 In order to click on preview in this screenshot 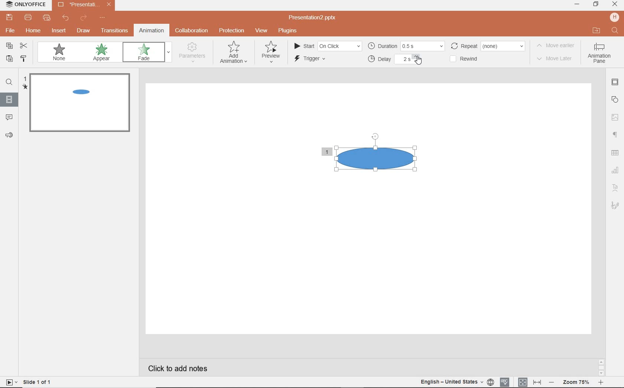, I will do `click(272, 51)`.